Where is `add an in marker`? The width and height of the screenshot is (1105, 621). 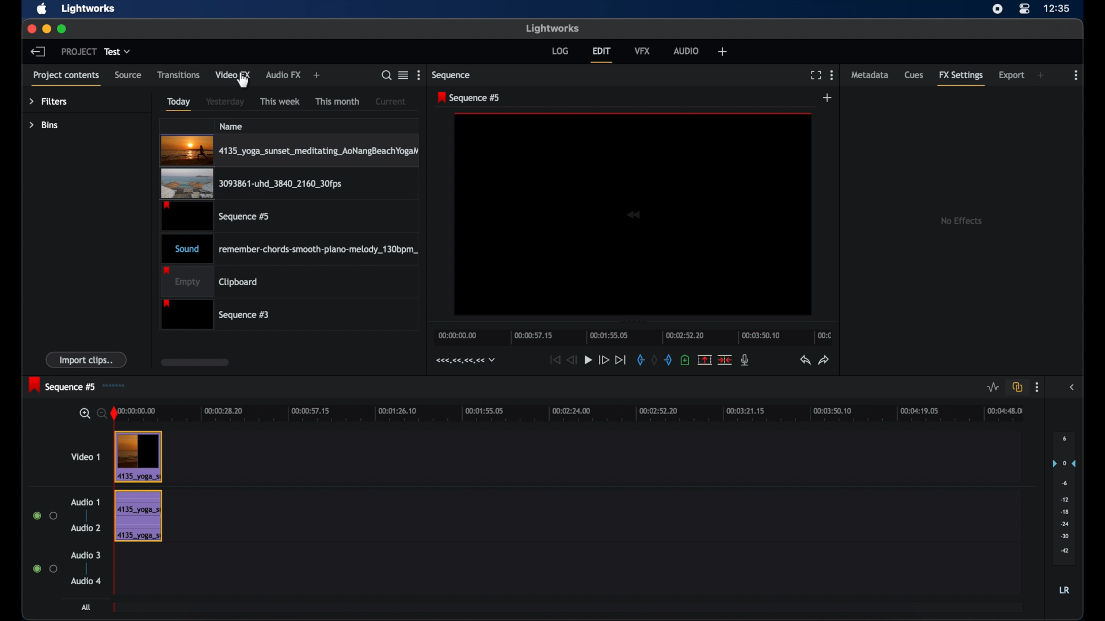
add an in marker is located at coordinates (639, 360).